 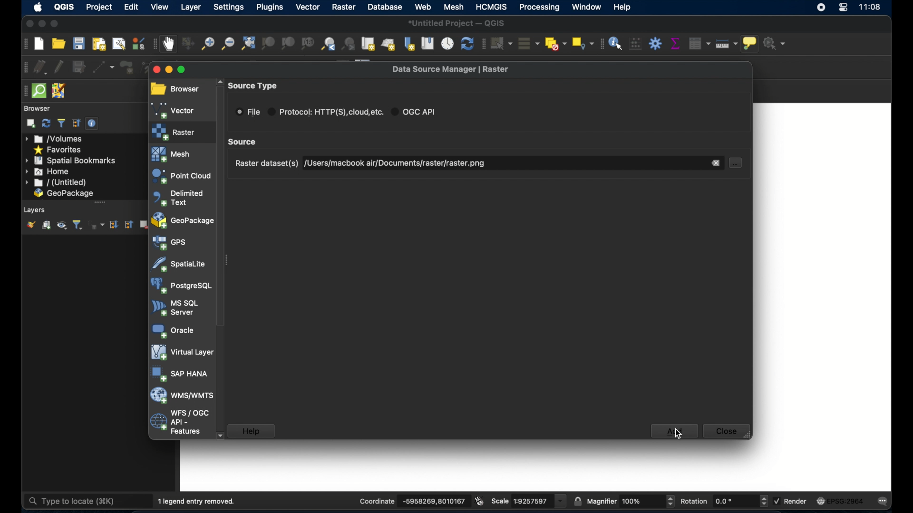 I want to click on new print layout, so click(x=99, y=44).